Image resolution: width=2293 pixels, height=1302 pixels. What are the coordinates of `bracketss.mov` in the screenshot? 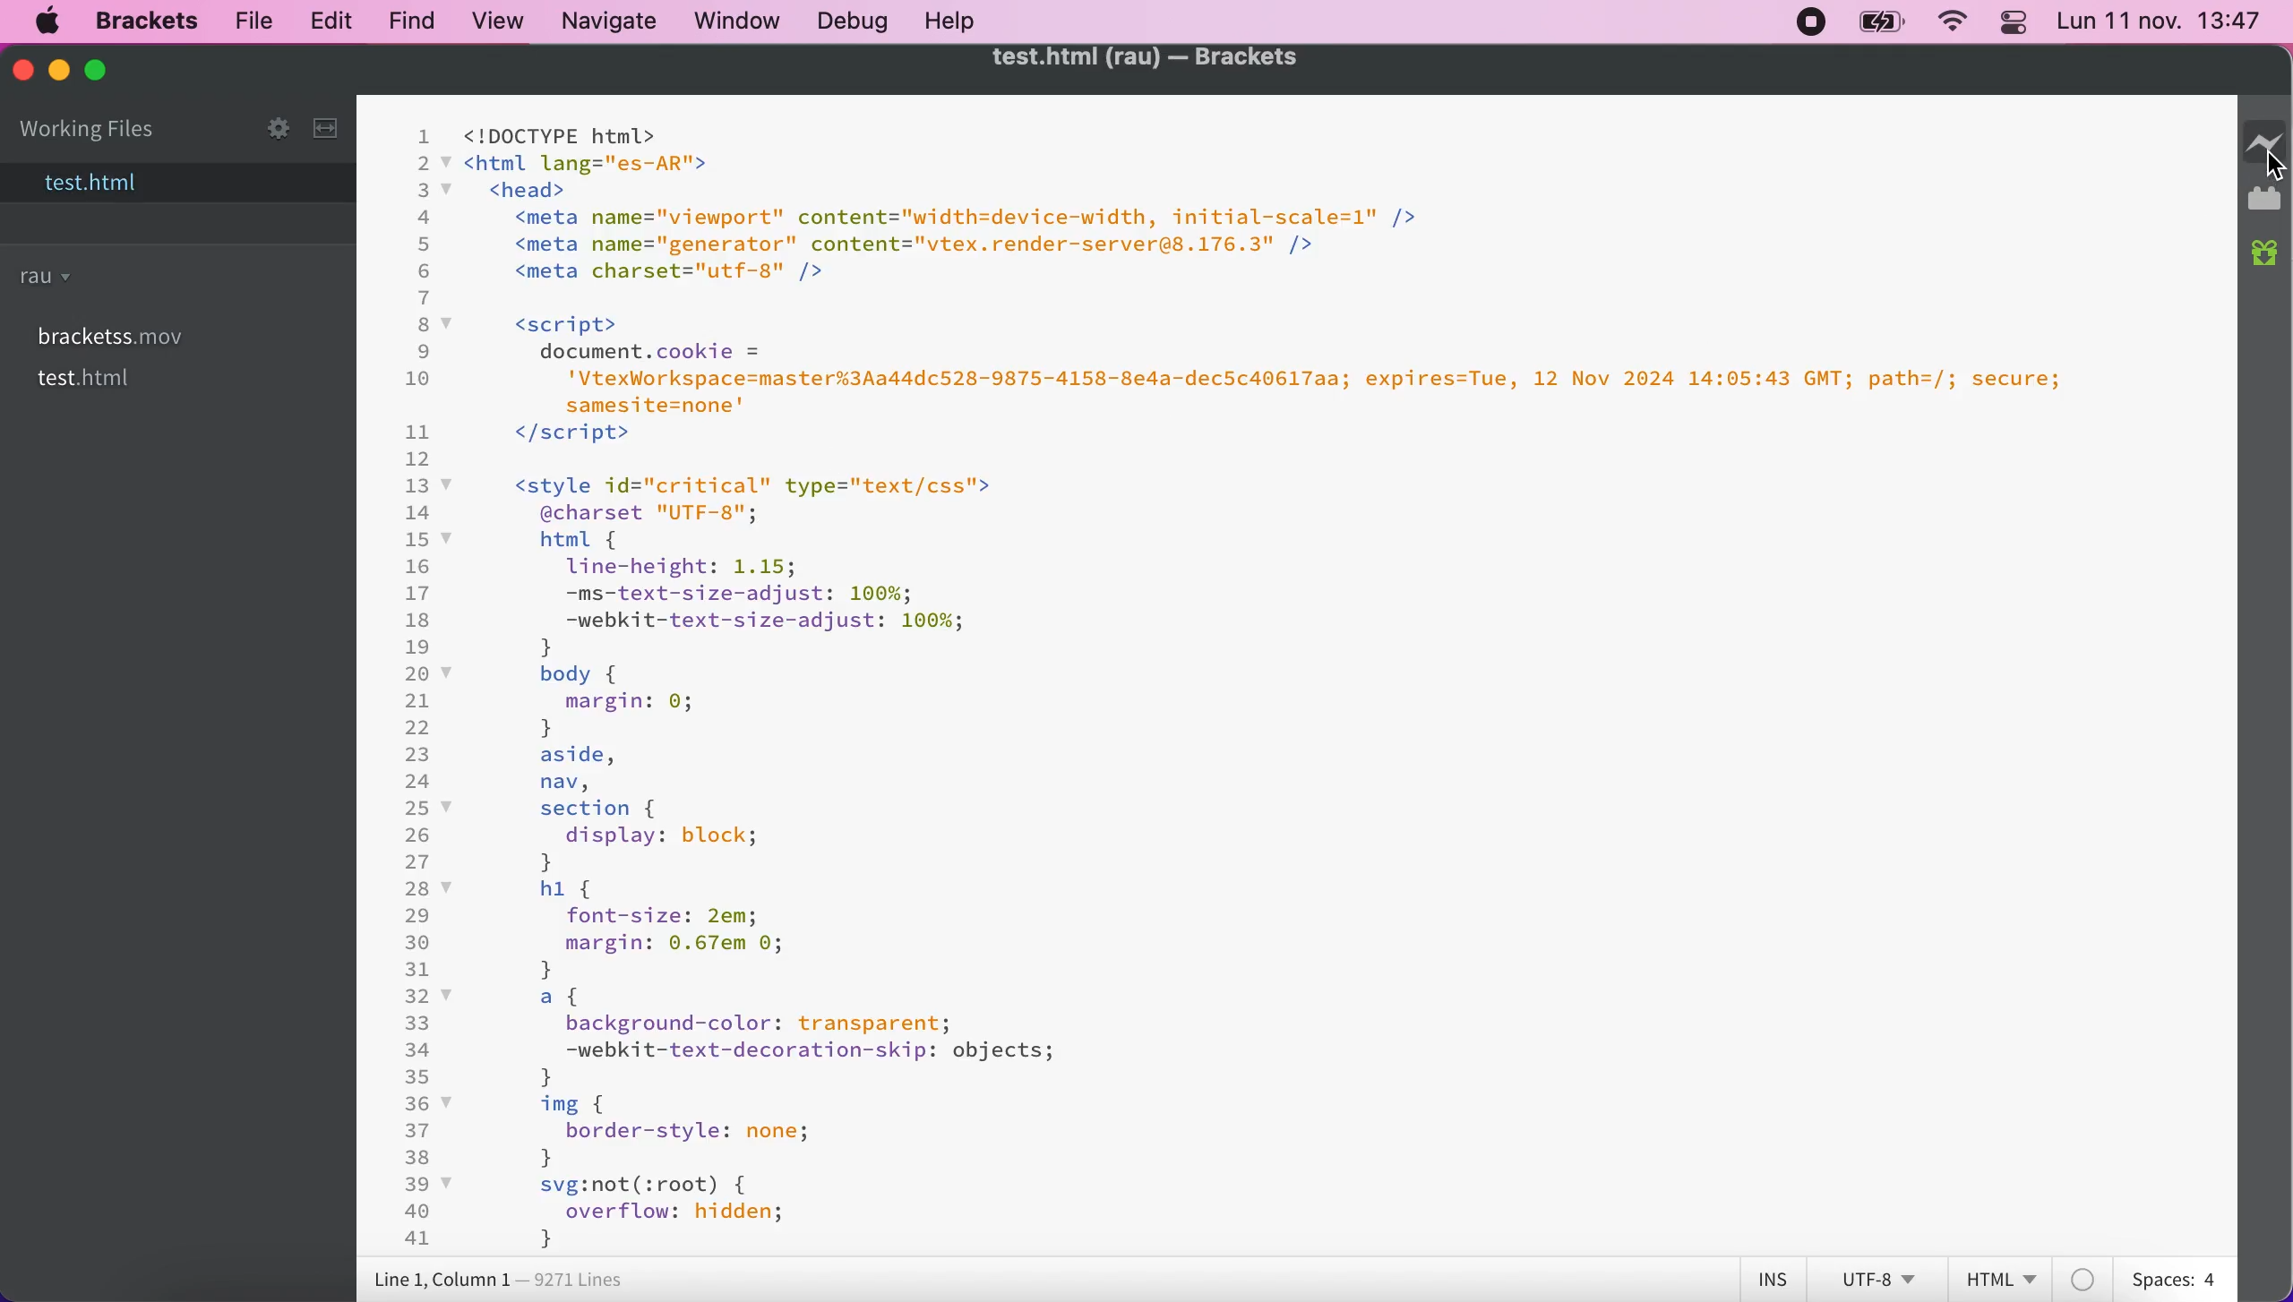 It's located at (109, 331).